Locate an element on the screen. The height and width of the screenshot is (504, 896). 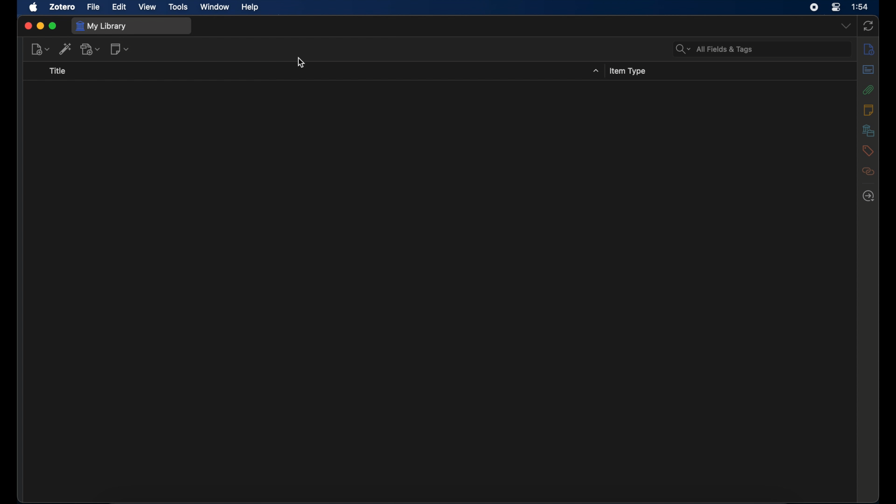
sync is located at coordinates (868, 26).